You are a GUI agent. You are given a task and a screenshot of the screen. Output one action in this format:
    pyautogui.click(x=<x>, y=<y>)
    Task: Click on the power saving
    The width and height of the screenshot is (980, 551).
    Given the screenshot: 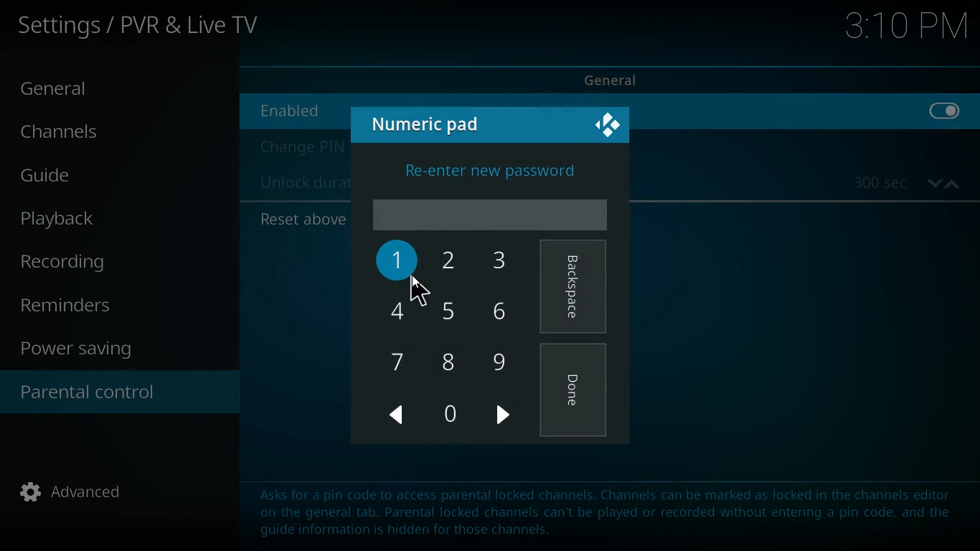 What is the action you would take?
    pyautogui.click(x=85, y=351)
    